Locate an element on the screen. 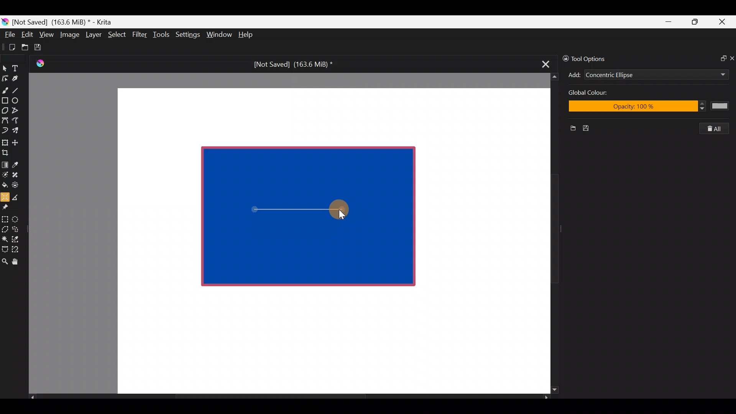 This screenshot has width=736, height=414. Dynamic brush tool is located at coordinates (5, 130).